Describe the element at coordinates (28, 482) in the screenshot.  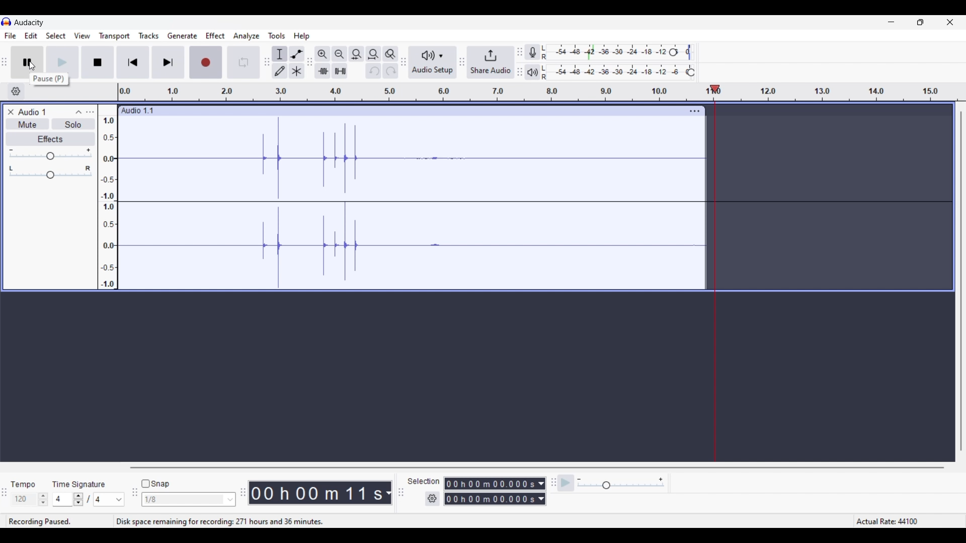
I see `Tempo` at that location.